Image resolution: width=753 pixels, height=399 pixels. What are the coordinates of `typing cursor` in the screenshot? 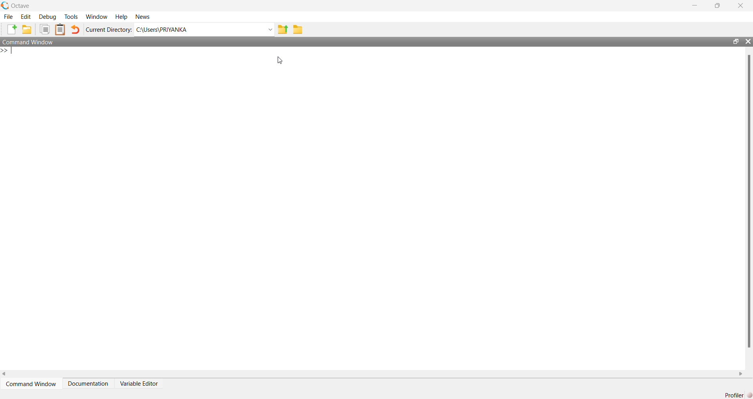 It's located at (16, 53).